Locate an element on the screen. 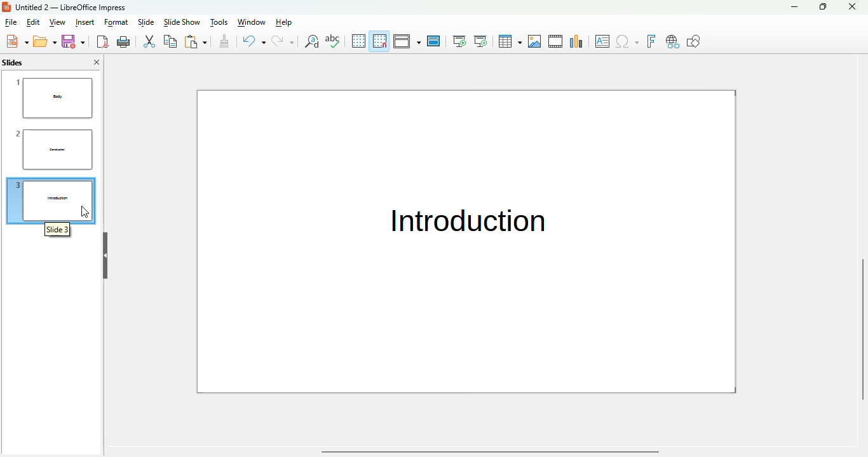 The image size is (868, 457). slide 2 is located at coordinates (50, 150).